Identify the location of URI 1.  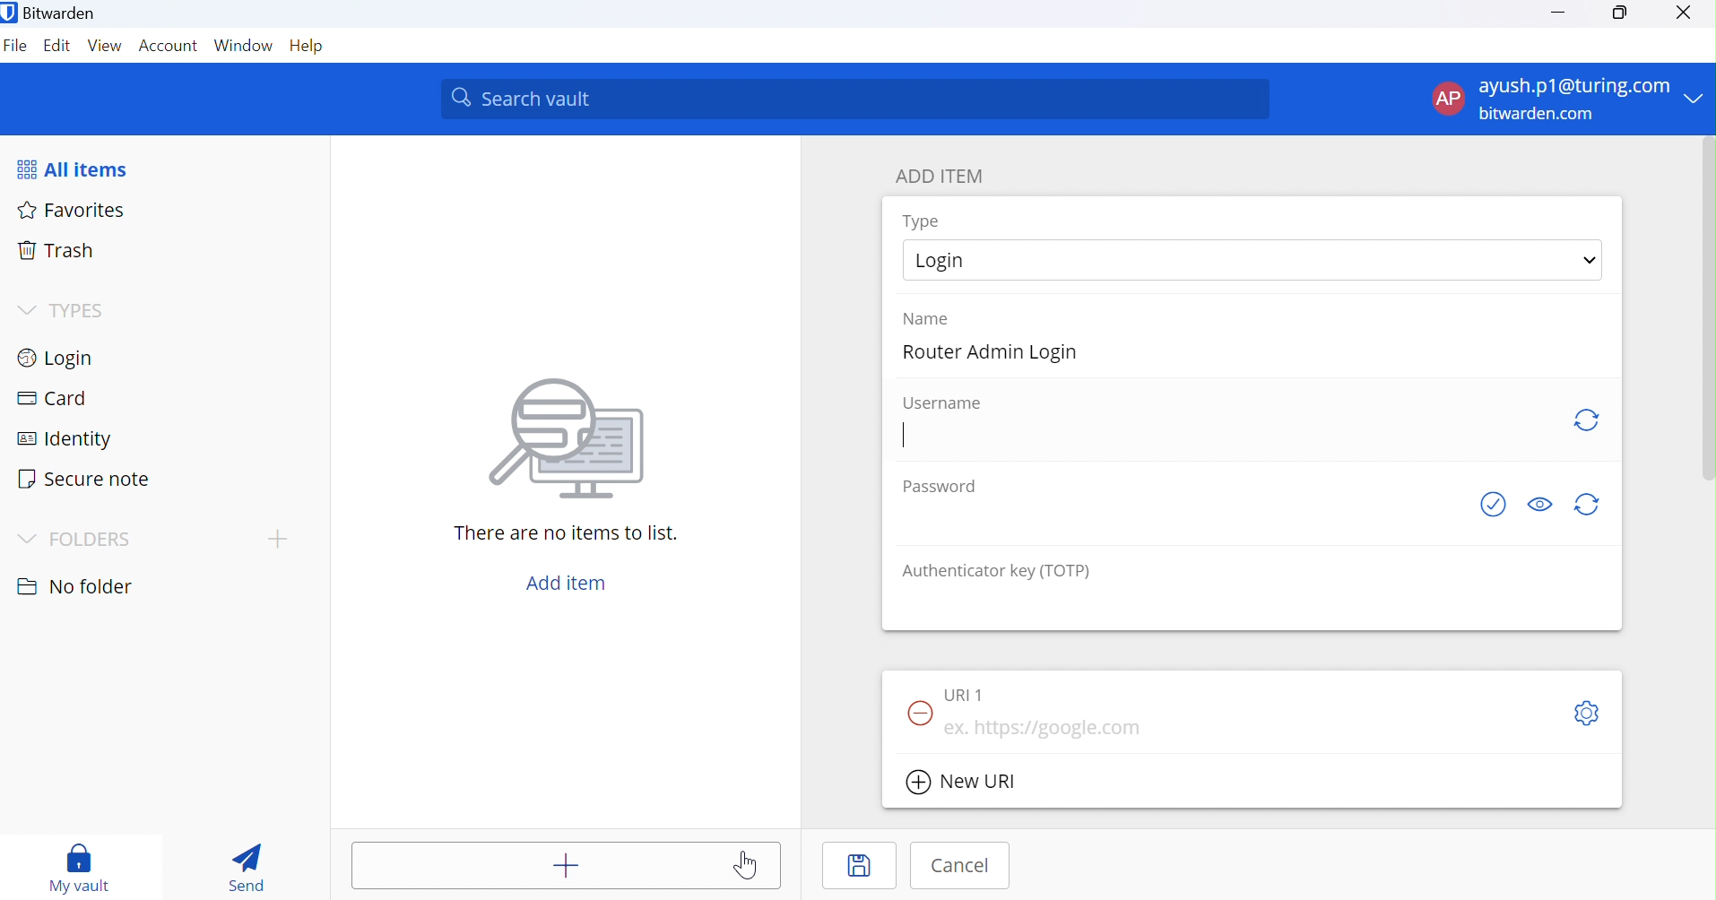
(965, 696).